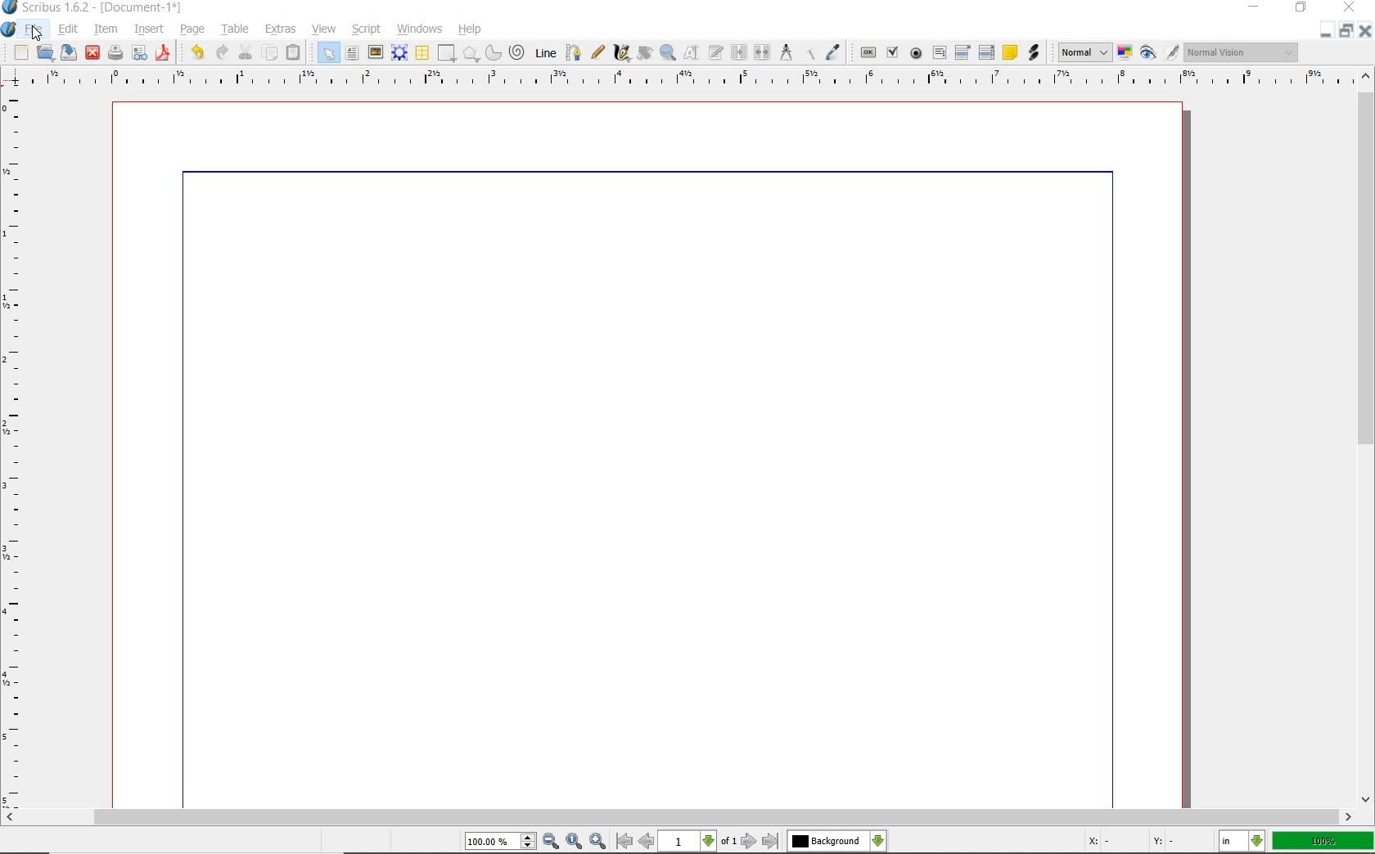 This screenshot has width=1375, height=854. I want to click on close, so click(93, 54).